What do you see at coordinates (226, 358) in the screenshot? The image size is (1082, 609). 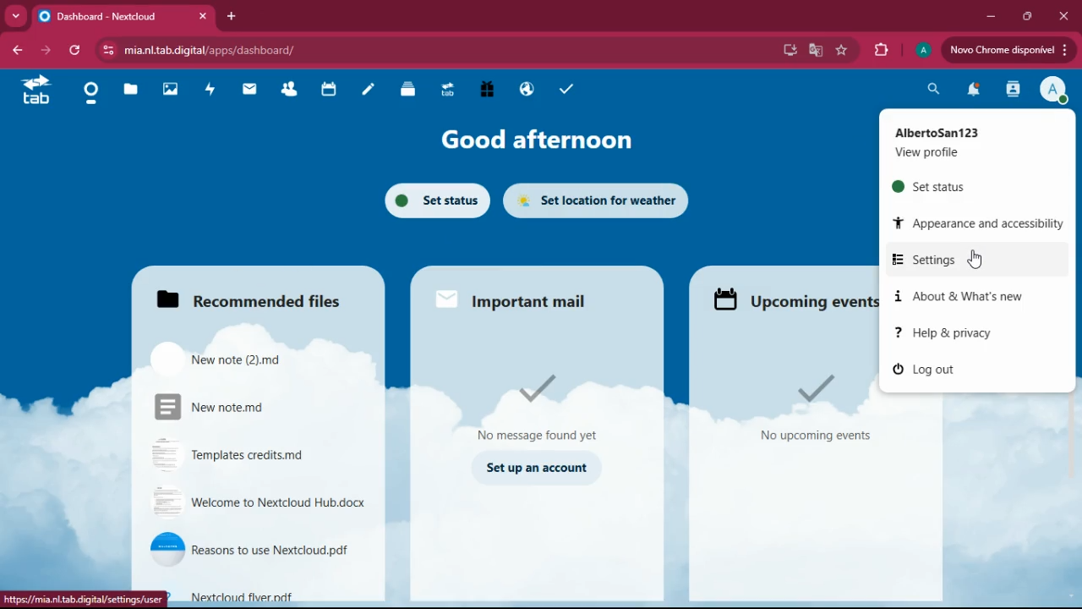 I see `file` at bounding box center [226, 358].